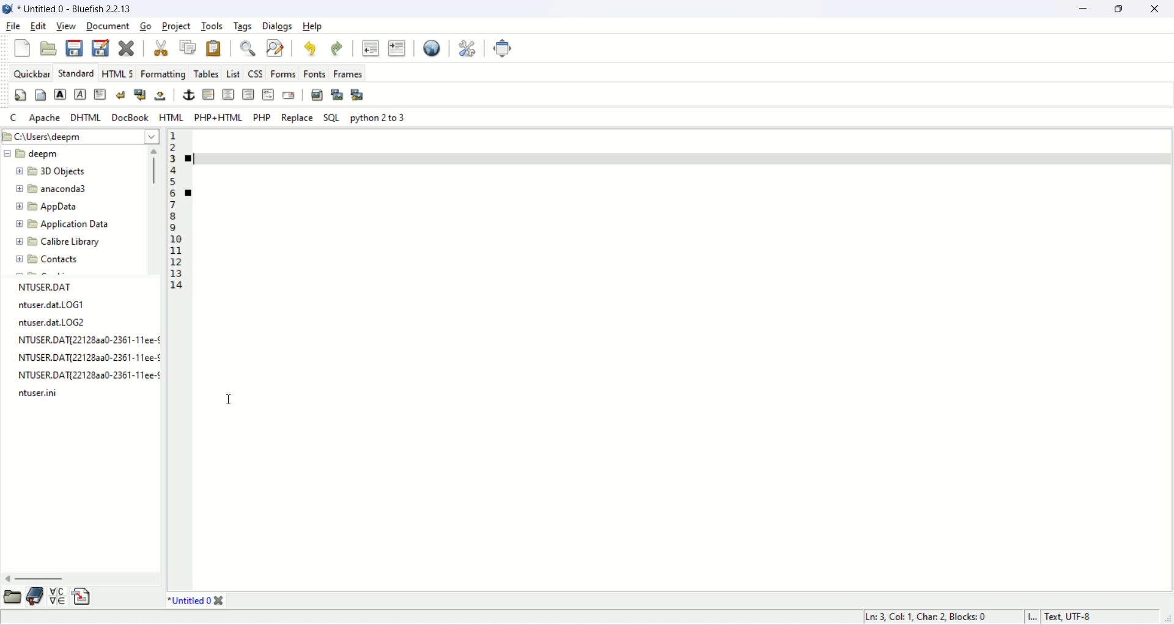  I want to click on charmap, so click(59, 599).